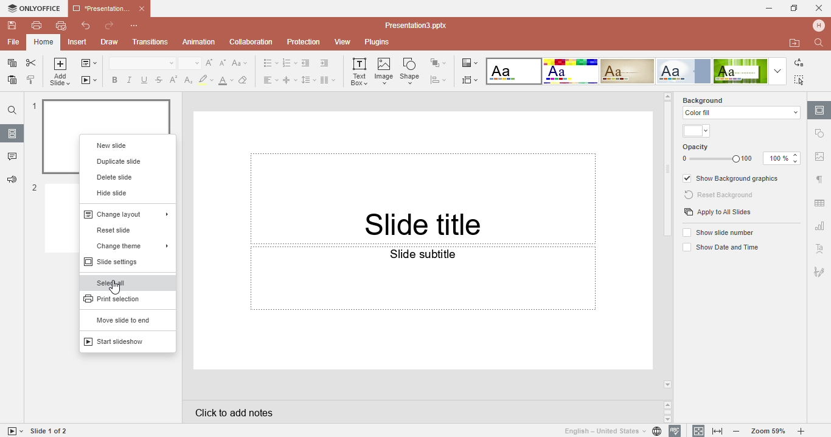 The height and width of the screenshot is (437, 831). Describe the element at coordinates (242, 63) in the screenshot. I see `Change case` at that location.